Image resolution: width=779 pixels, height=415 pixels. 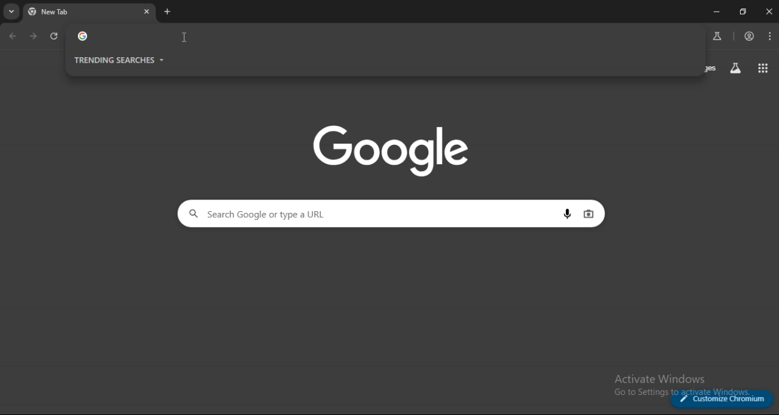 I want to click on close tab, so click(x=147, y=12).